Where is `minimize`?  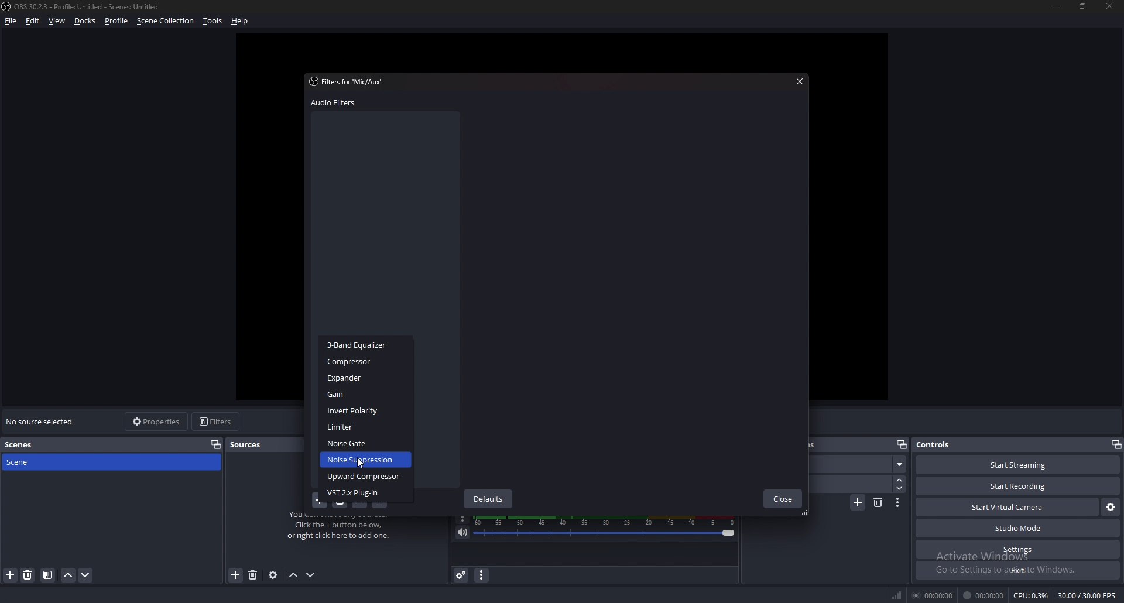 minimize is located at coordinates (1057, 6).